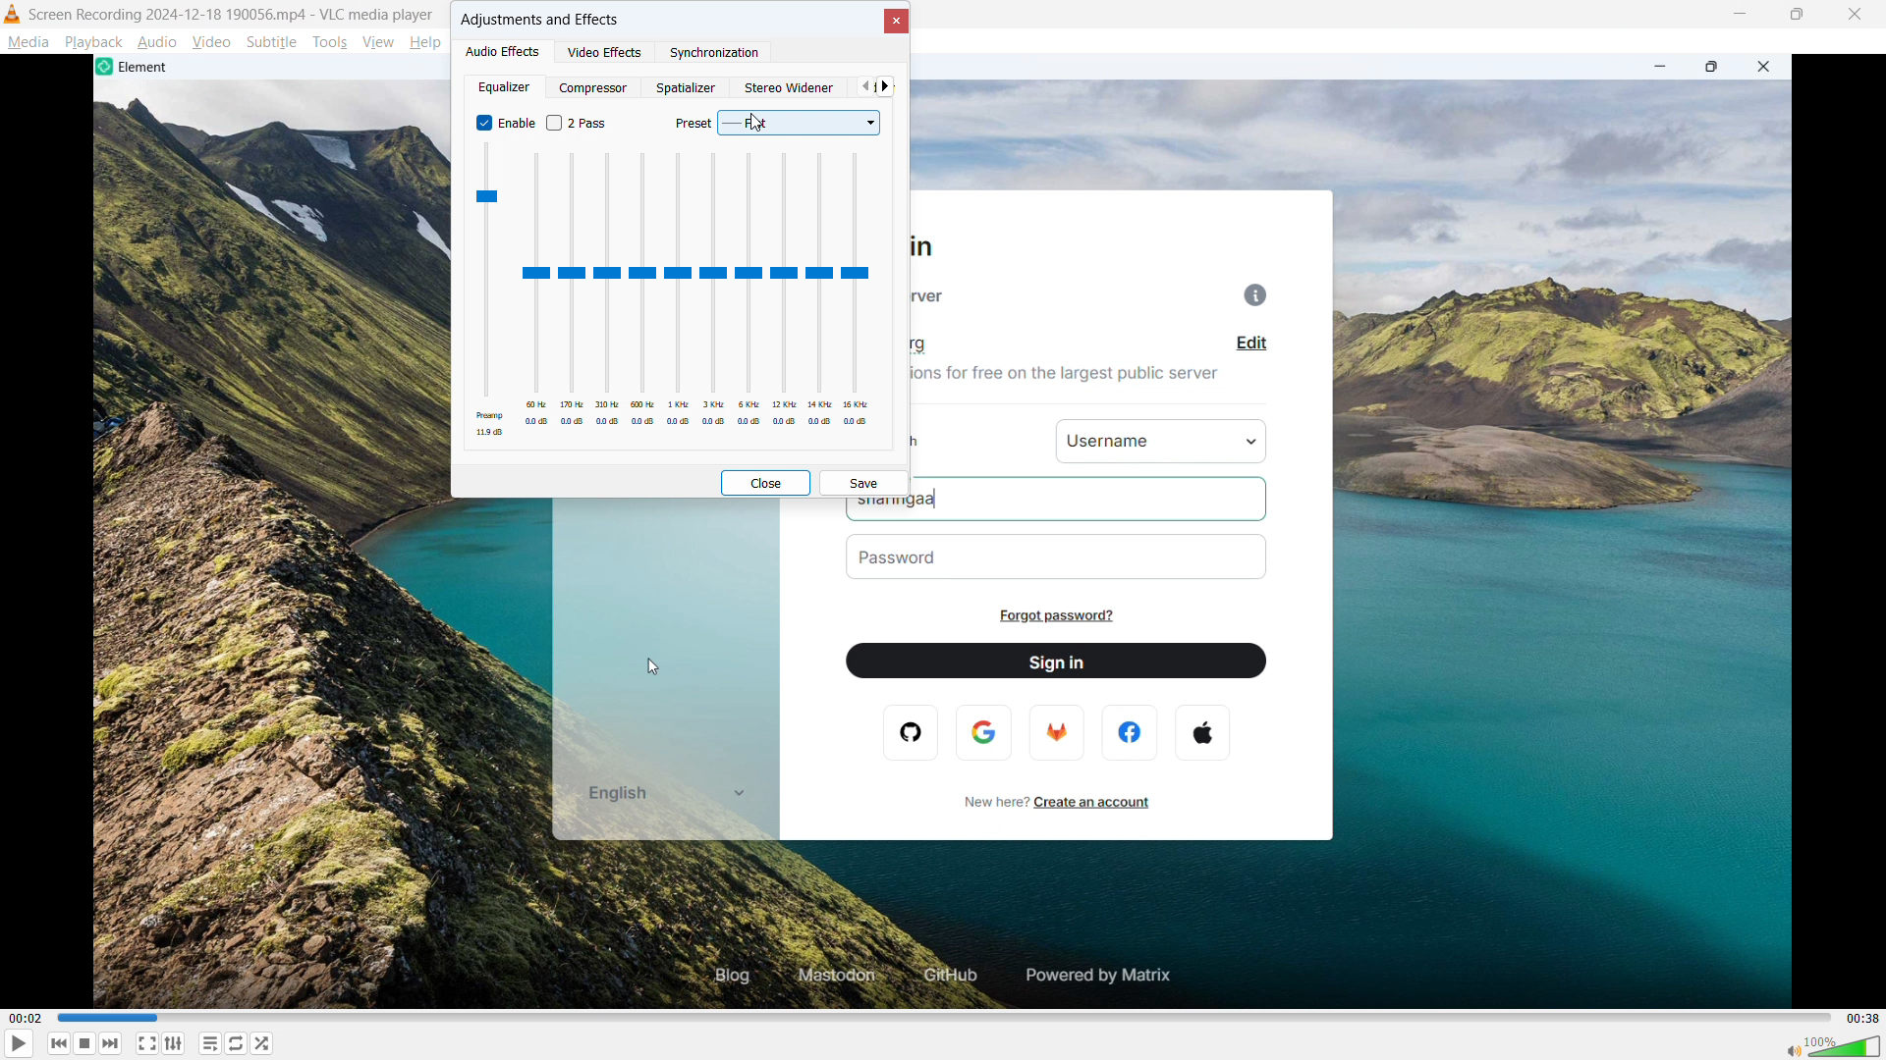 This screenshot has width=1886, height=1060. I want to click on Audio effects, so click(505, 50).